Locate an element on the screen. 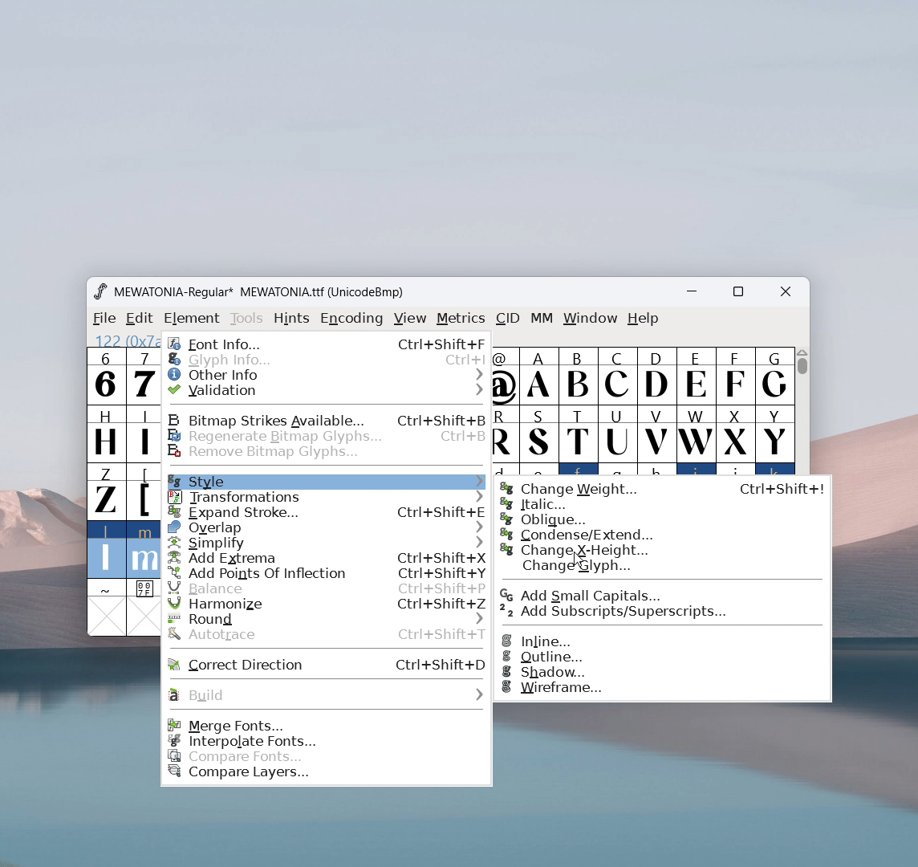 This screenshot has height=867, width=918. balance is located at coordinates (326, 588).